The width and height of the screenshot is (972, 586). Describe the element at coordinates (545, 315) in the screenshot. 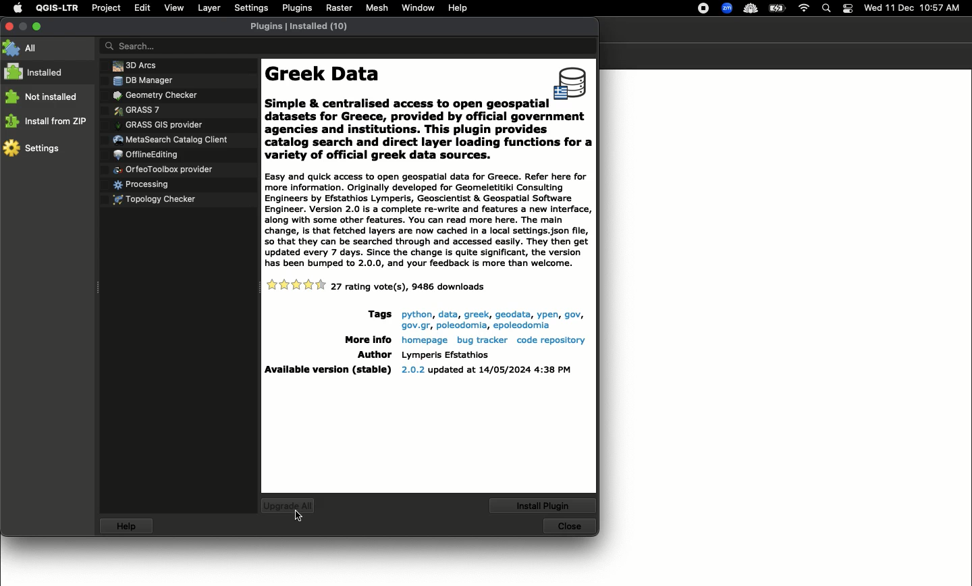

I see `yper` at that location.